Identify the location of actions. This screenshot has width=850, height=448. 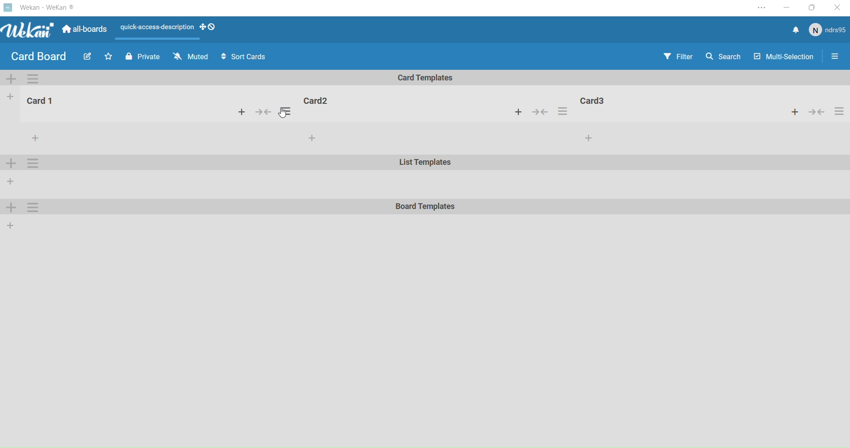
(287, 110).